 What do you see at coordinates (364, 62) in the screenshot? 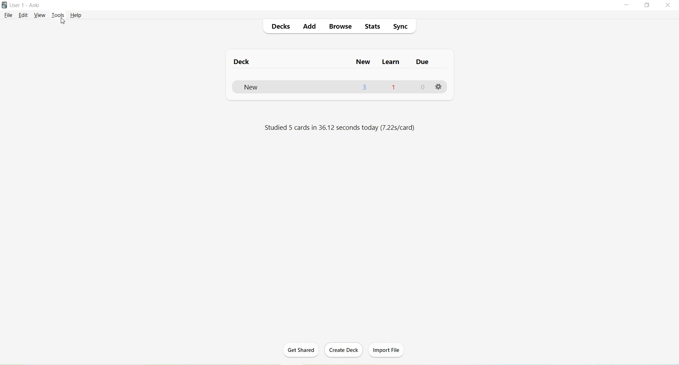
I see `New` at bounding box center [364, 62].